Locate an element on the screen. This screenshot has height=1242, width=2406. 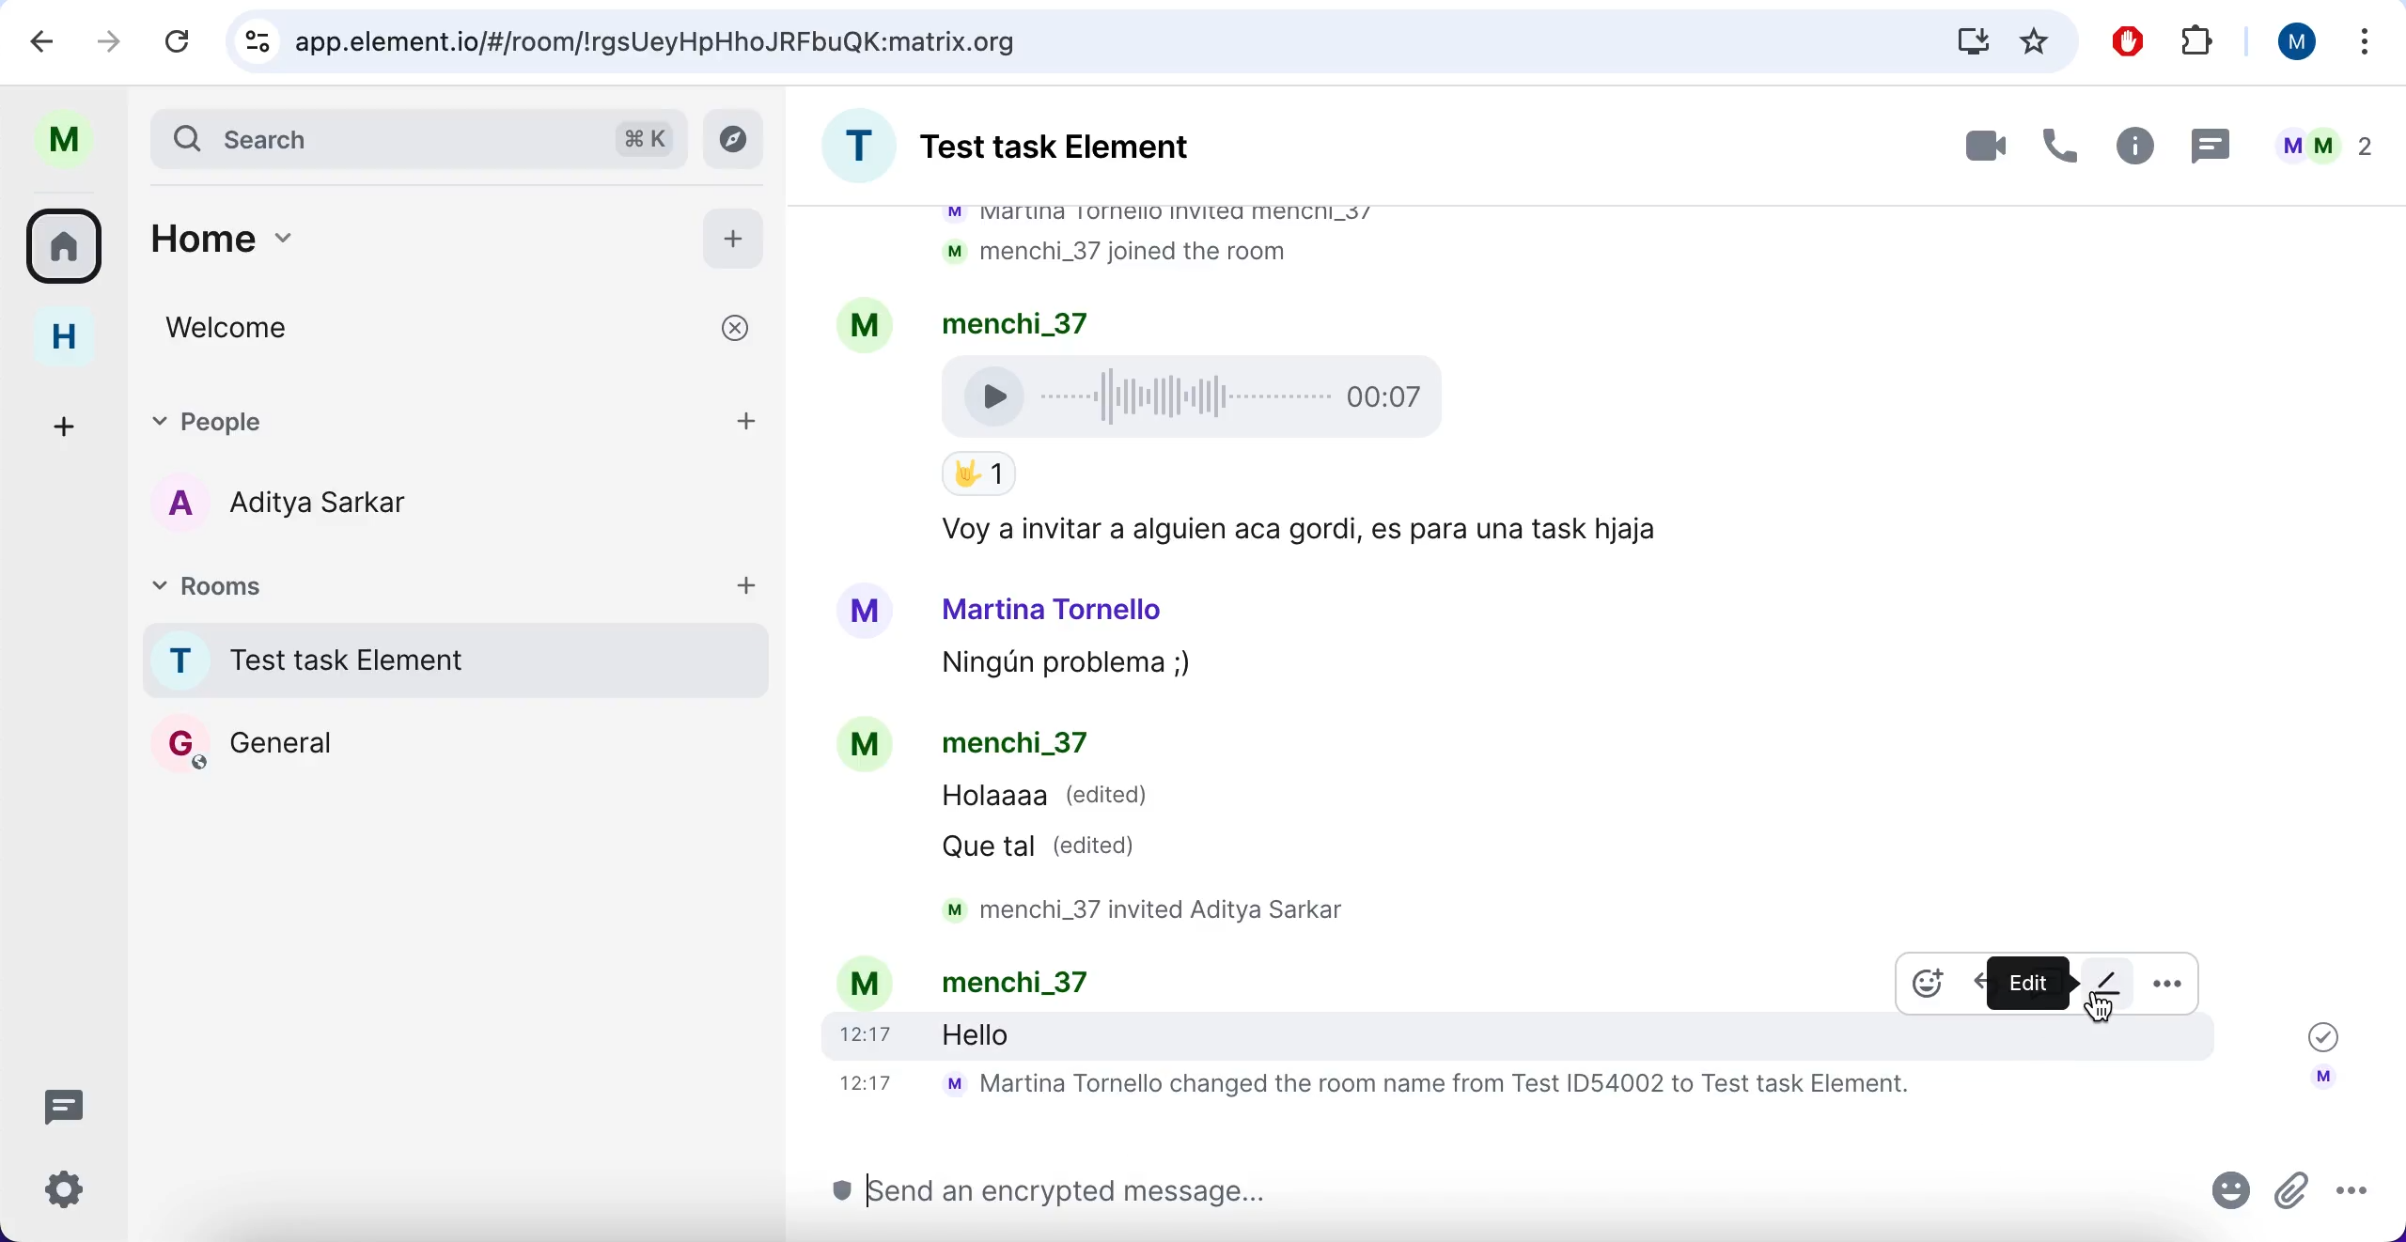
add rooms is located at coordinates (752, 588).